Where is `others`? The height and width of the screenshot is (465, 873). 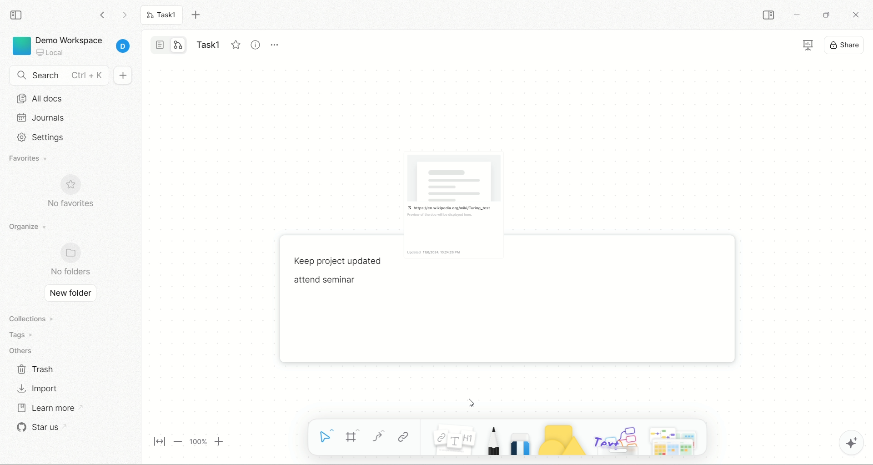 others is located at coordinates (615, 439).